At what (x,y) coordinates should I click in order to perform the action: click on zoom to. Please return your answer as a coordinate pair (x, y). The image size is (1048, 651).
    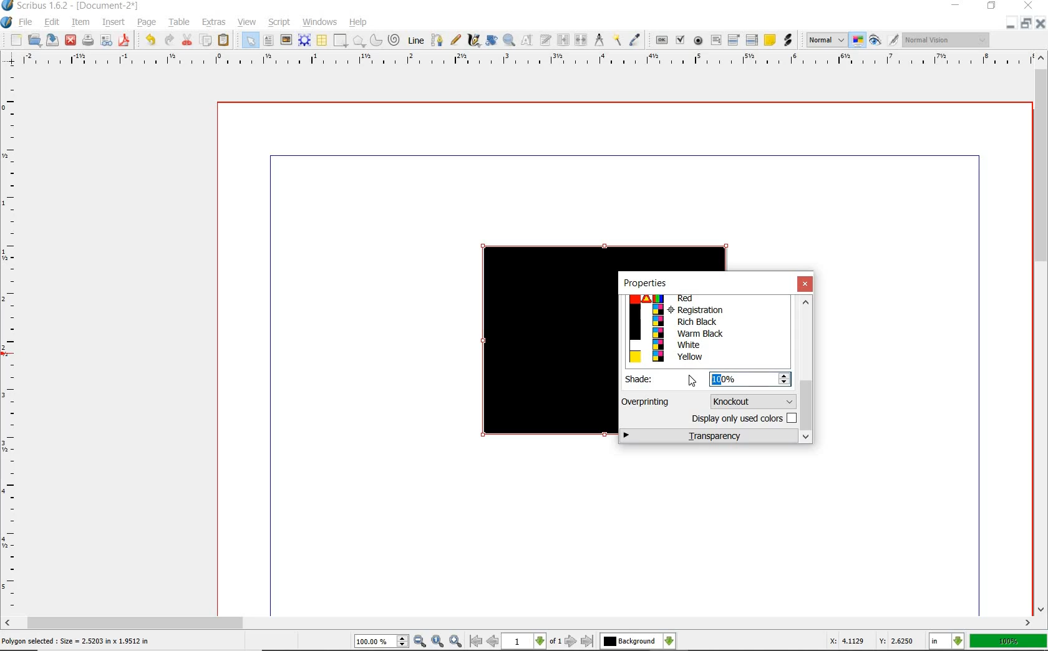
    Looking at the image, I should click on (437, 641).